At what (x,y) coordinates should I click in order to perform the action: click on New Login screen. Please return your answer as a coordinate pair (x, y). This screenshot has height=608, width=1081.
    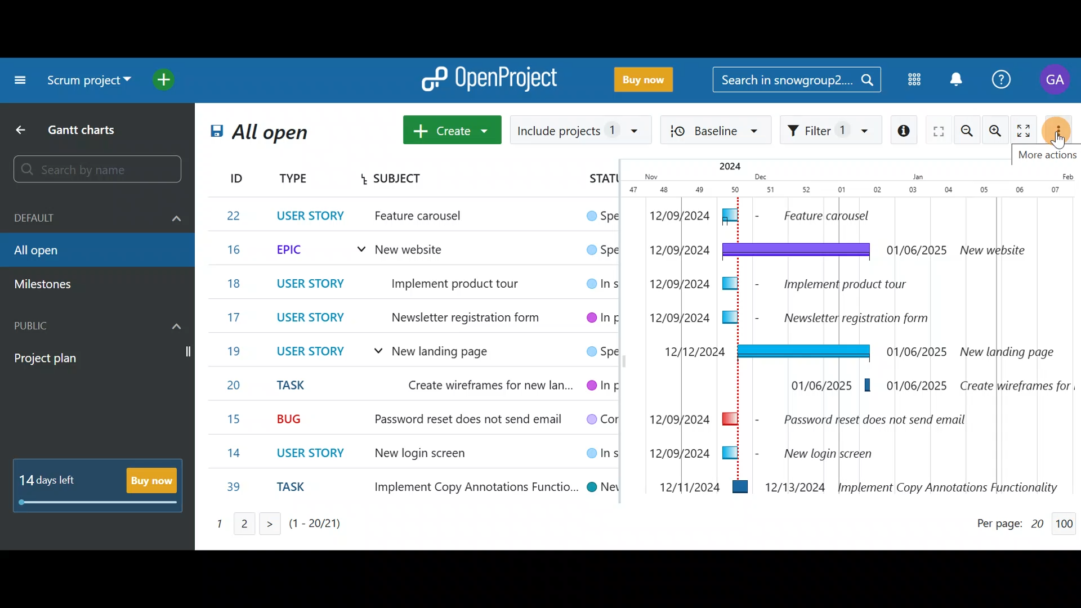
    Looking at the image, I should click on (420, 454).